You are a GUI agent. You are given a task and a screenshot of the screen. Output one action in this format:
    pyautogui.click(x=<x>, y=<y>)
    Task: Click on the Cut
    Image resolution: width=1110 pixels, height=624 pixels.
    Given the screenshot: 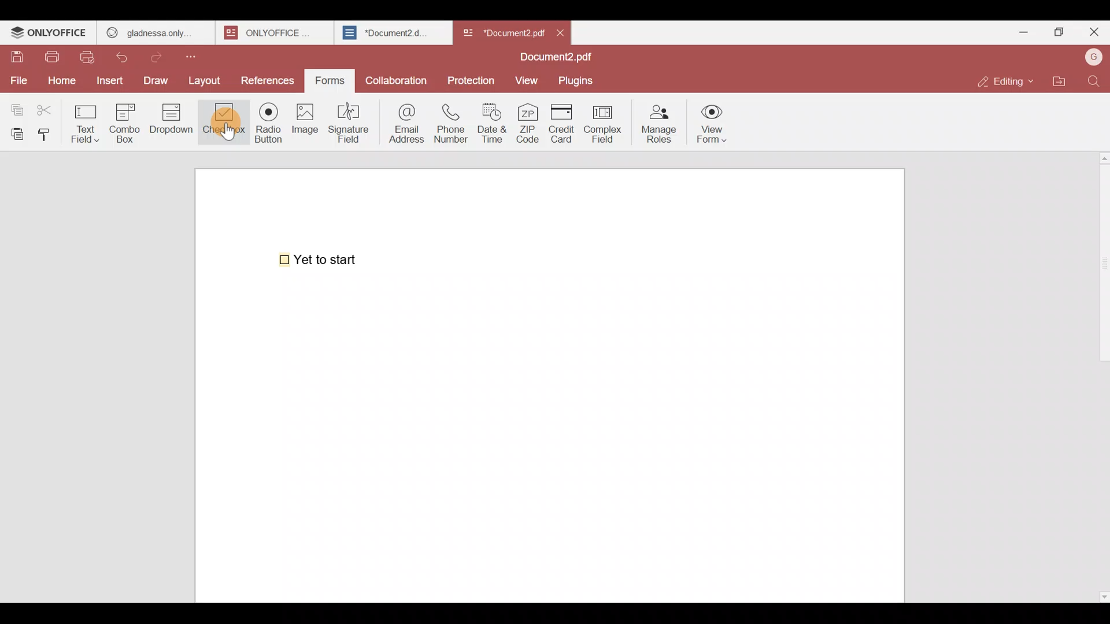 What is the action you would take?
    pyautogui.click(x=50, y=107)
    